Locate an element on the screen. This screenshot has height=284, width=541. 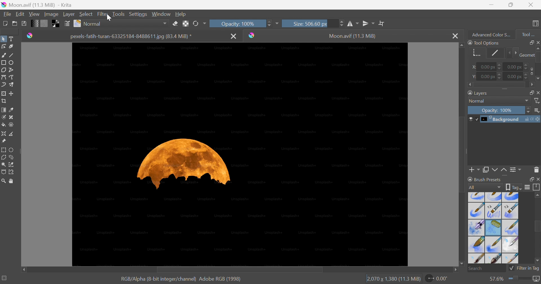
Scroll bar is located at coordinates (500, 85).